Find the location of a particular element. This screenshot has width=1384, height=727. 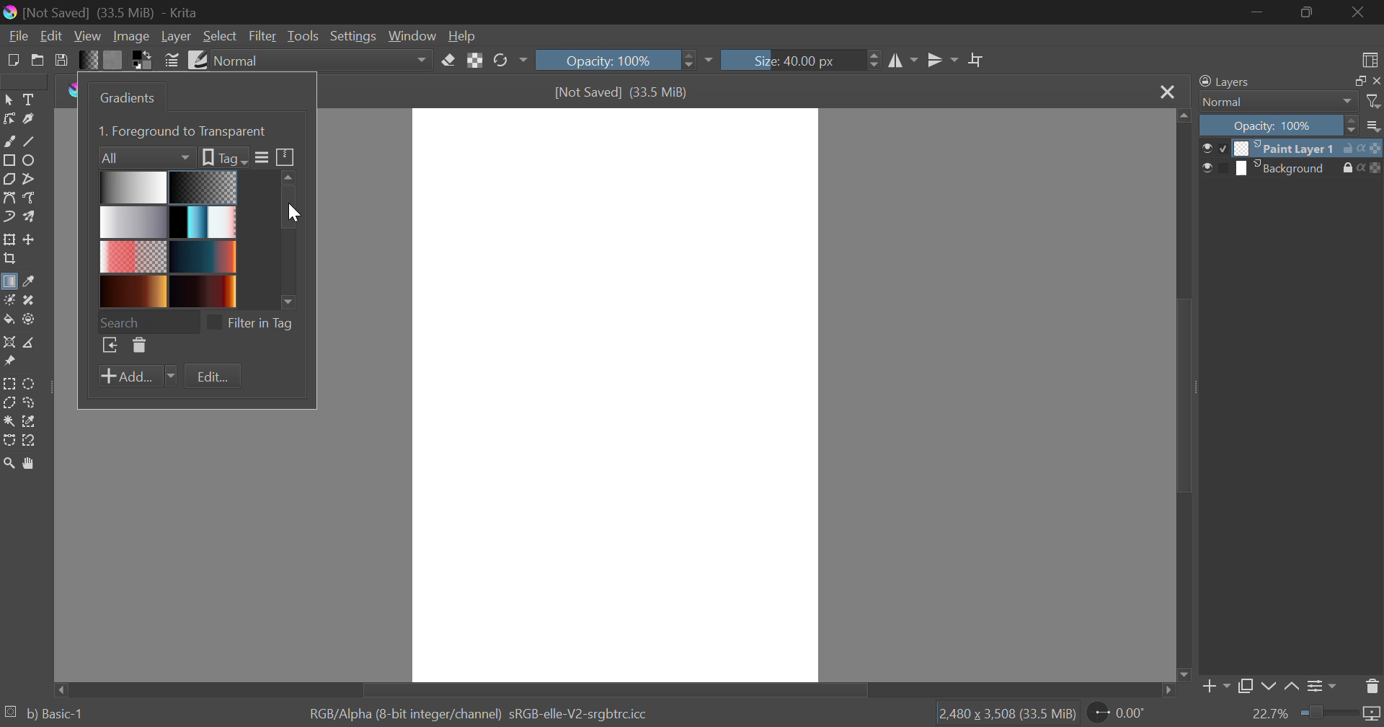

Storage Resources is located at coordinates (286, 156).